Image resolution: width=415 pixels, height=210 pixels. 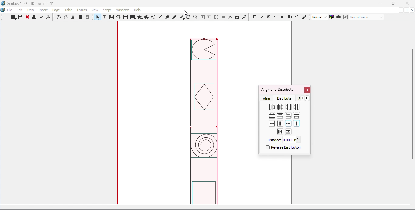 I want to click on PDF radio button, so click(x=269, y=17).